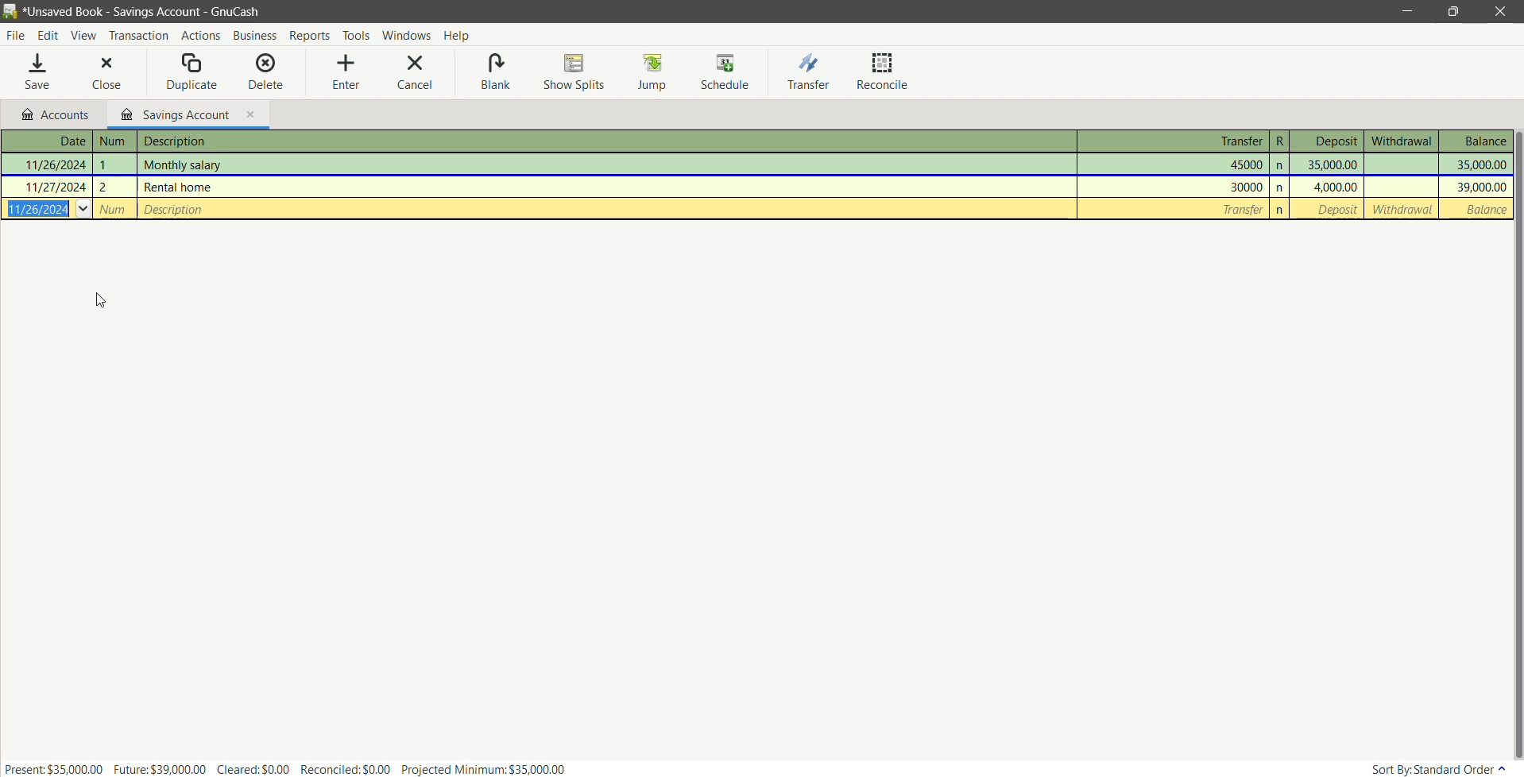 Image resolution: width=1524 pixels, height=777 pixels. Describe the element at coordinates (56, 114) in the screenshot. I see `Accounts` at that location.